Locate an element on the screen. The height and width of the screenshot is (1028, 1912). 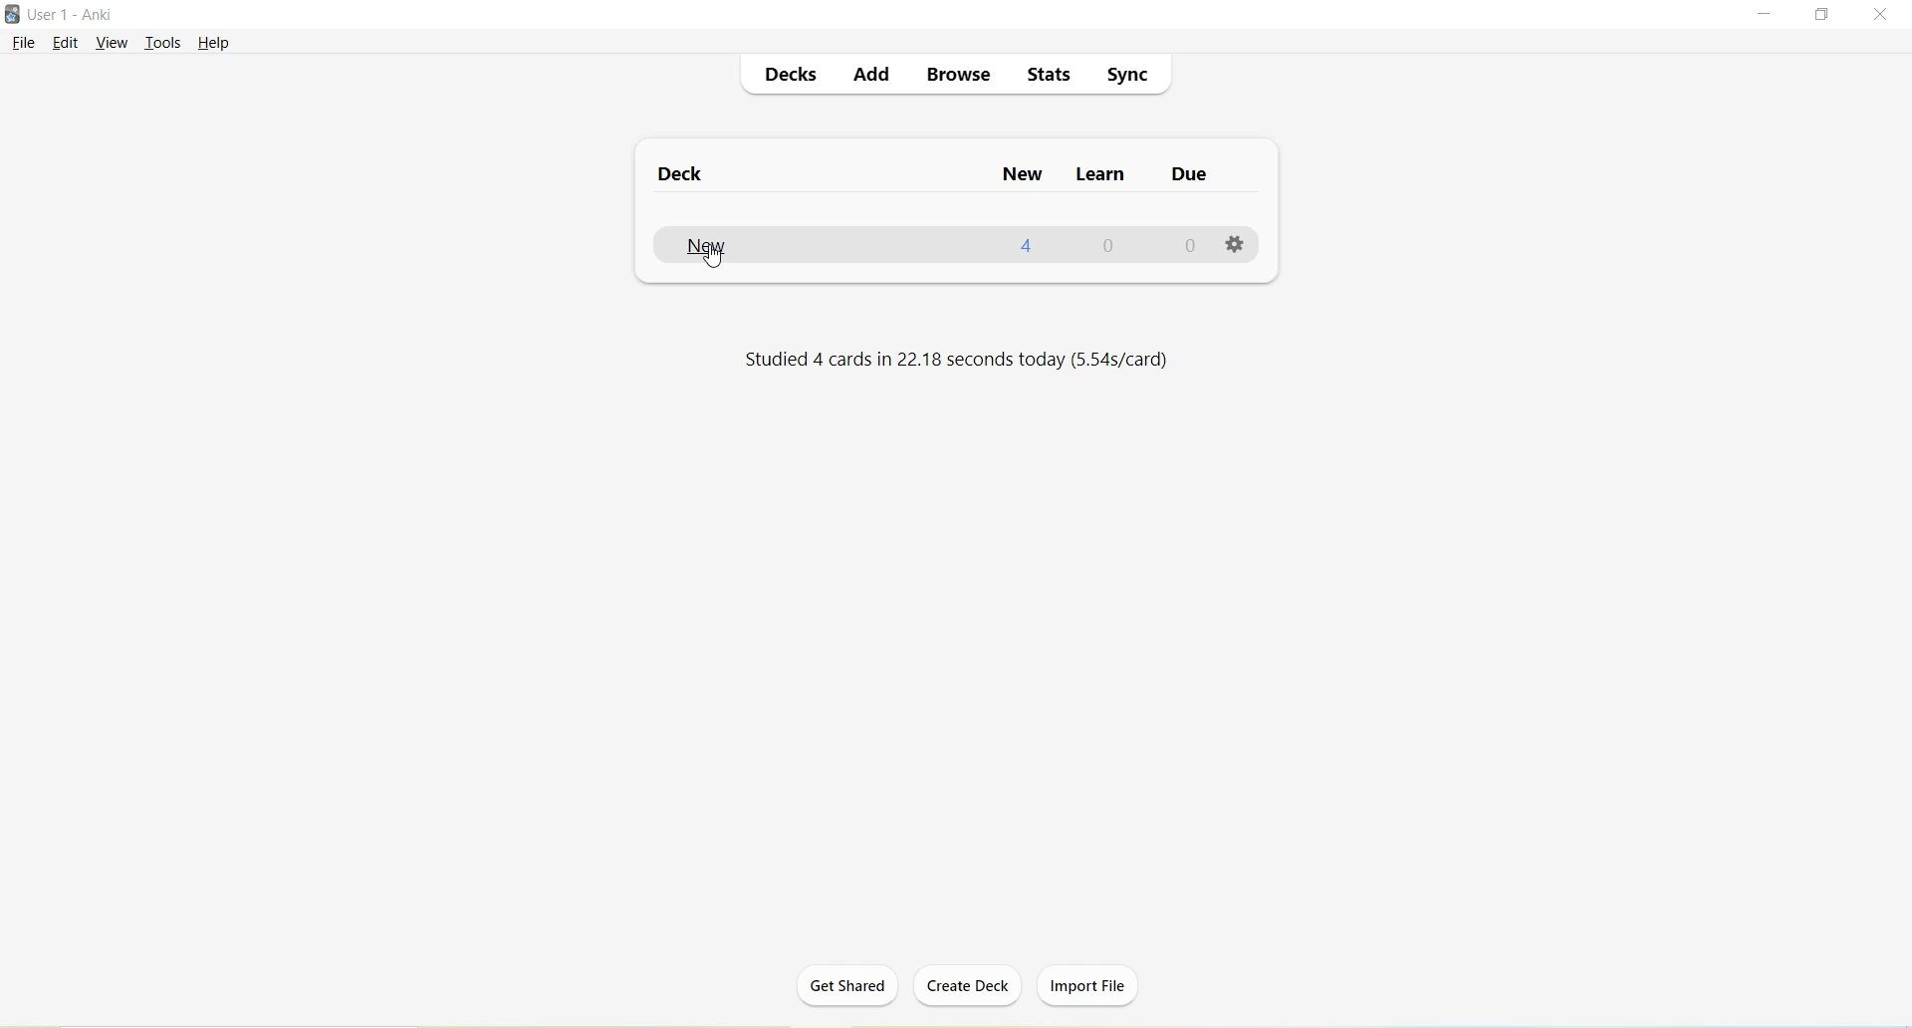
User 1 - Anki is located at coordinates (71, 15).